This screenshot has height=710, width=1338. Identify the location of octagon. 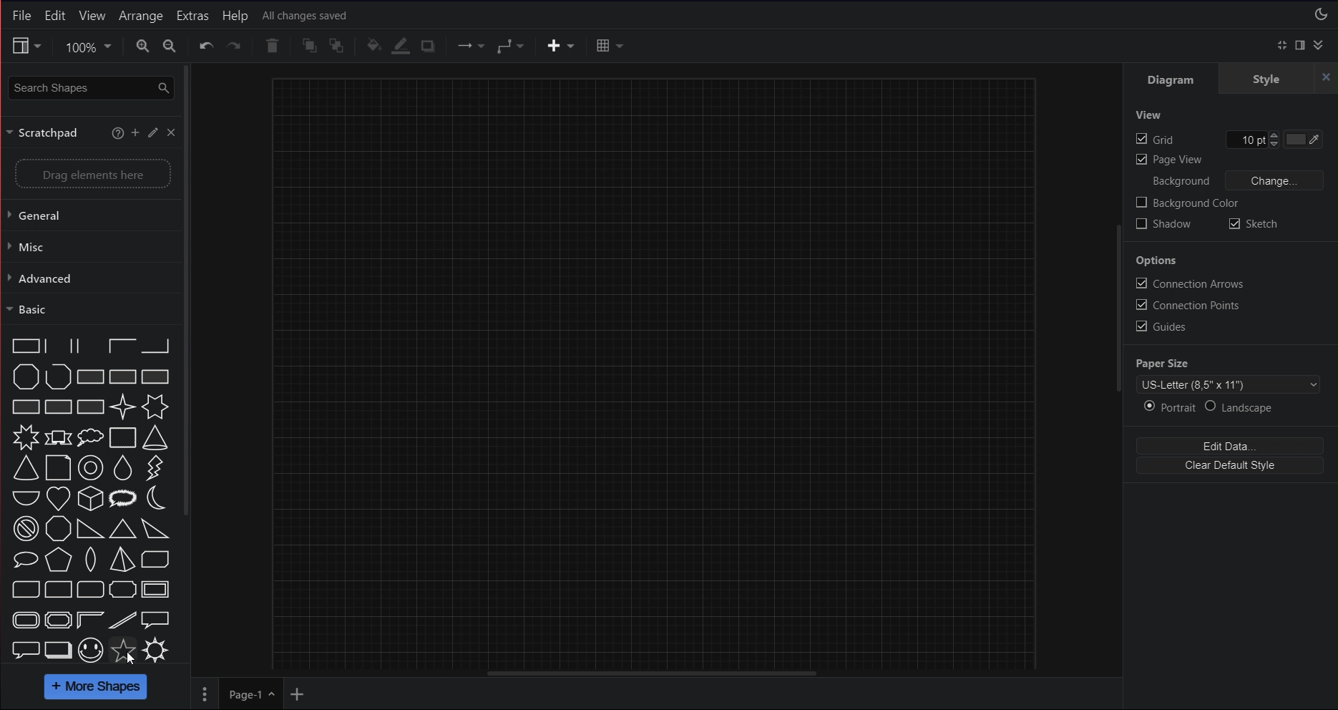
(58, 528).